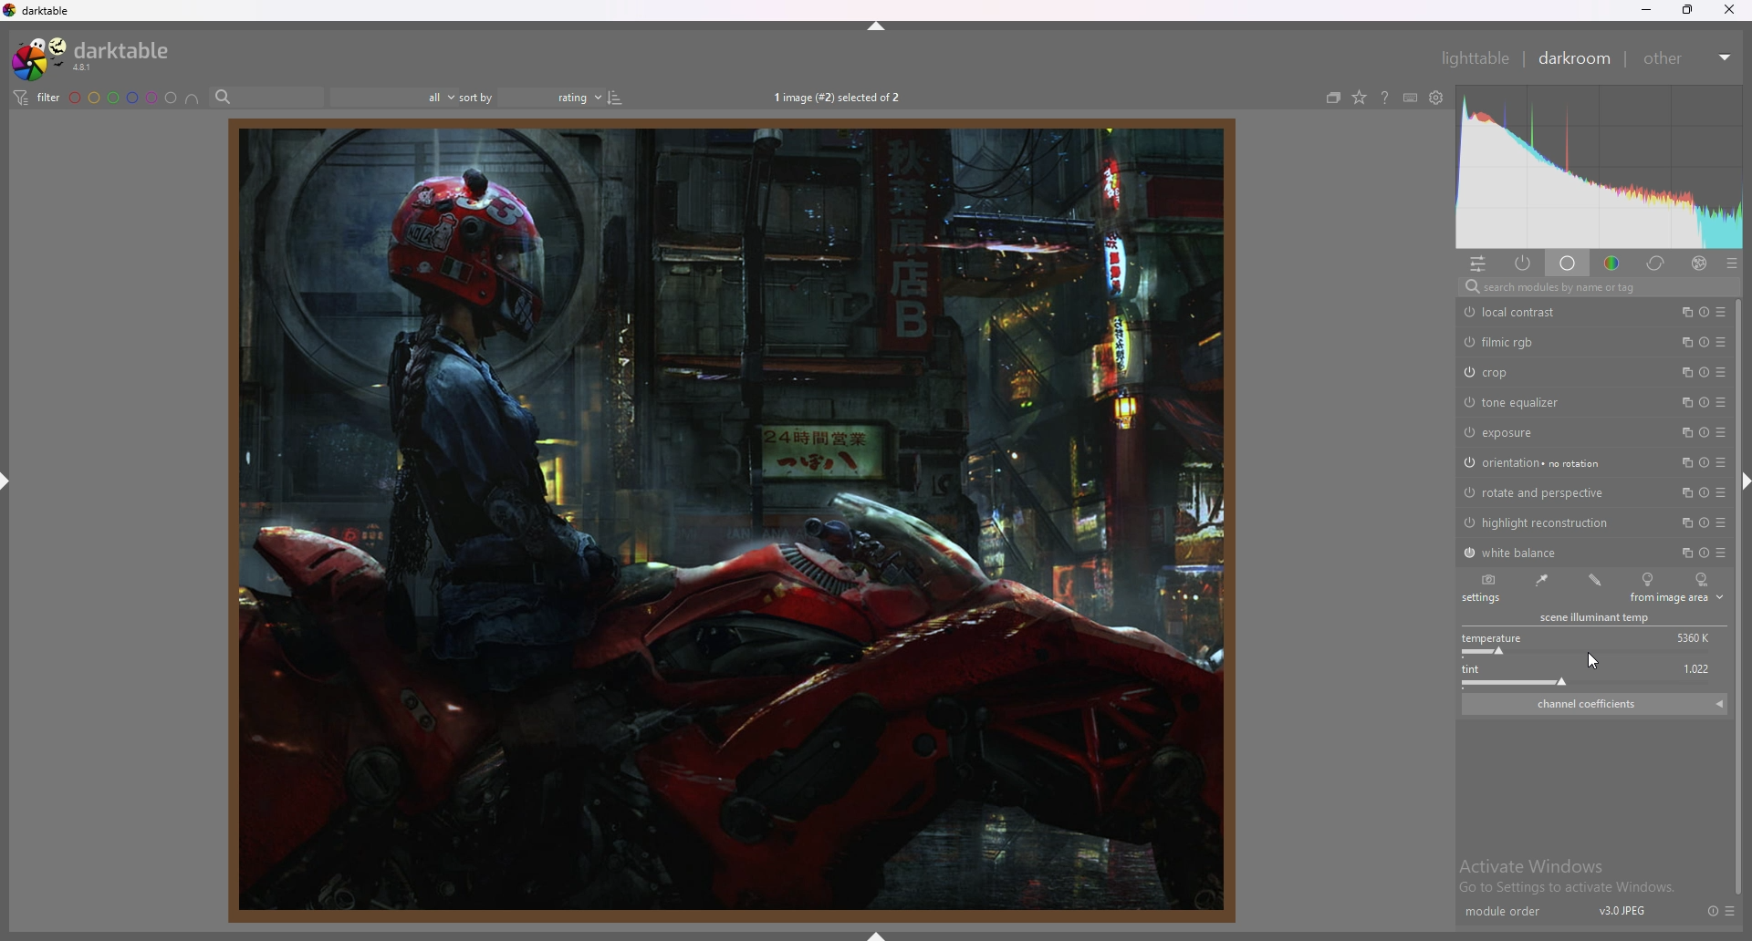 Image resolution: width=1752 pixels, height=941 pixels. What do you see at coordinates (1585, 652) in the screenshot?
I see `temperature slider` at bounding box center [1585, 652].